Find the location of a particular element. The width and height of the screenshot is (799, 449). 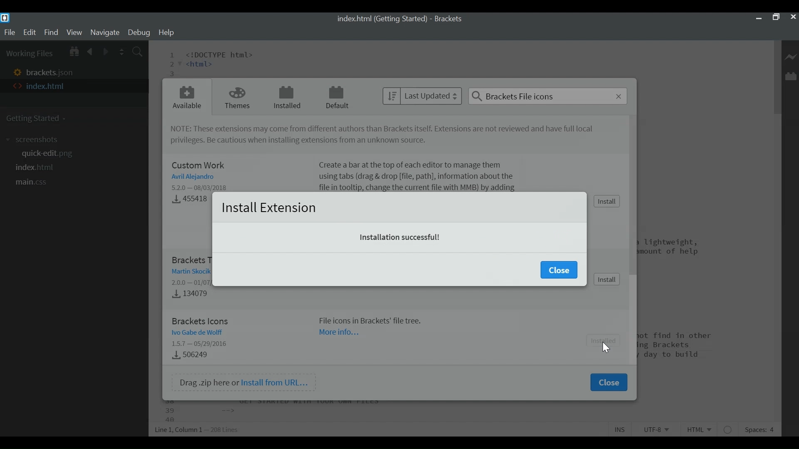

index.html is located at coordinates (72, 86).